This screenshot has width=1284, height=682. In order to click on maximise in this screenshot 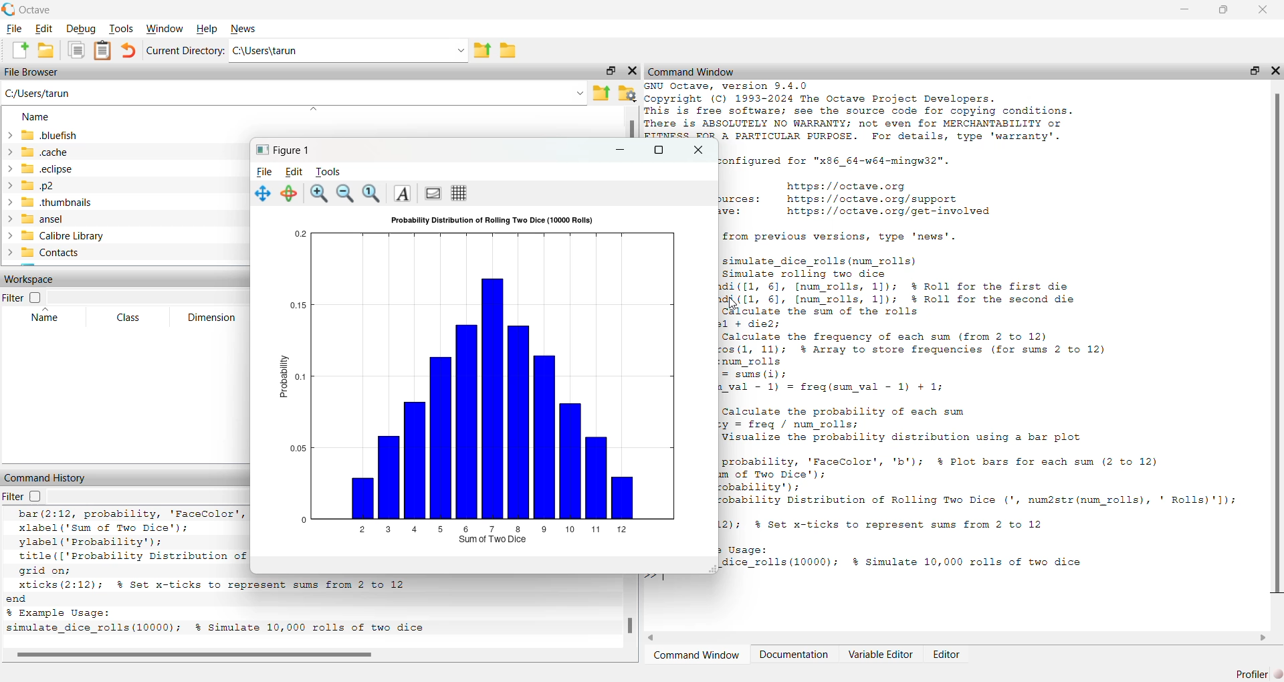, I will do `click(609, 70)`.